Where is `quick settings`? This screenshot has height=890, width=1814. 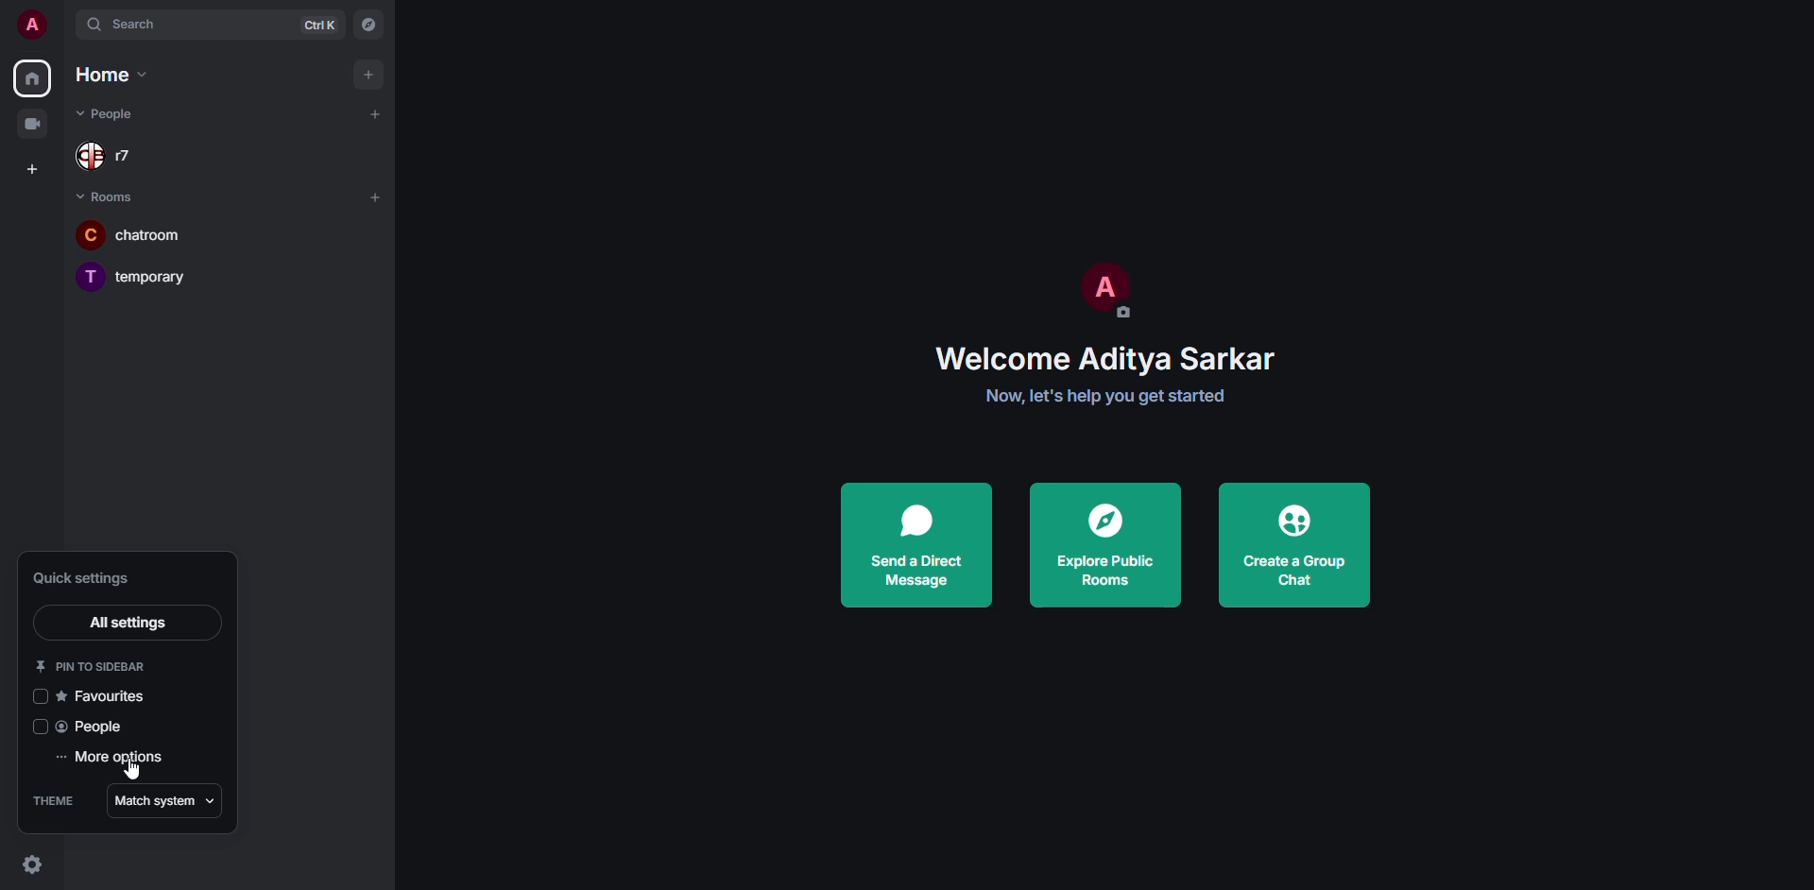
quick settings is located at coordinates (36, 865).